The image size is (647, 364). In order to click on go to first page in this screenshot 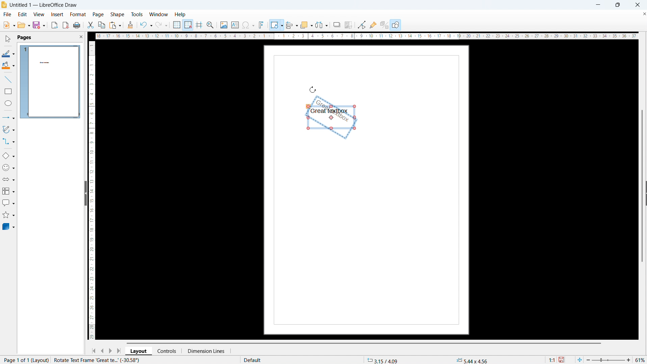, I will do `click(94, 351)`.